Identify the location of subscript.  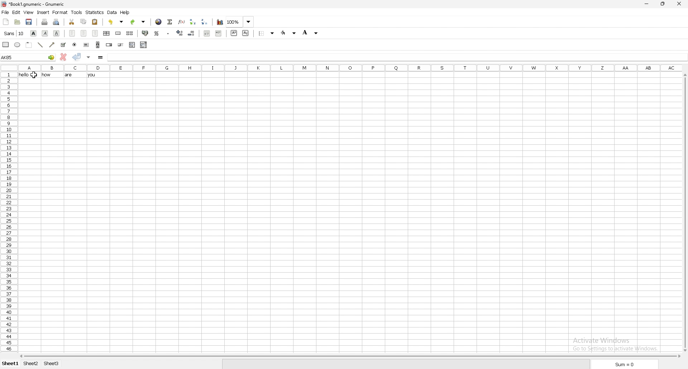
(245, 33).